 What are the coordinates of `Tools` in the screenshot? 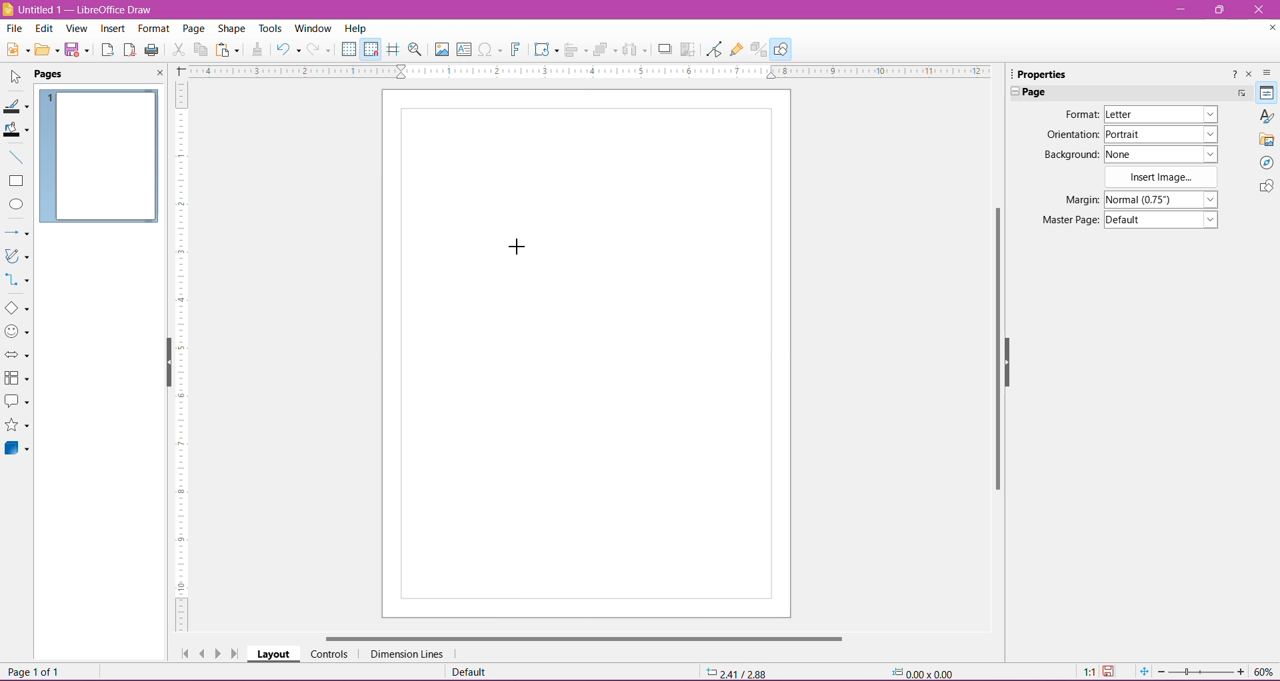 It's located at (271, 29).